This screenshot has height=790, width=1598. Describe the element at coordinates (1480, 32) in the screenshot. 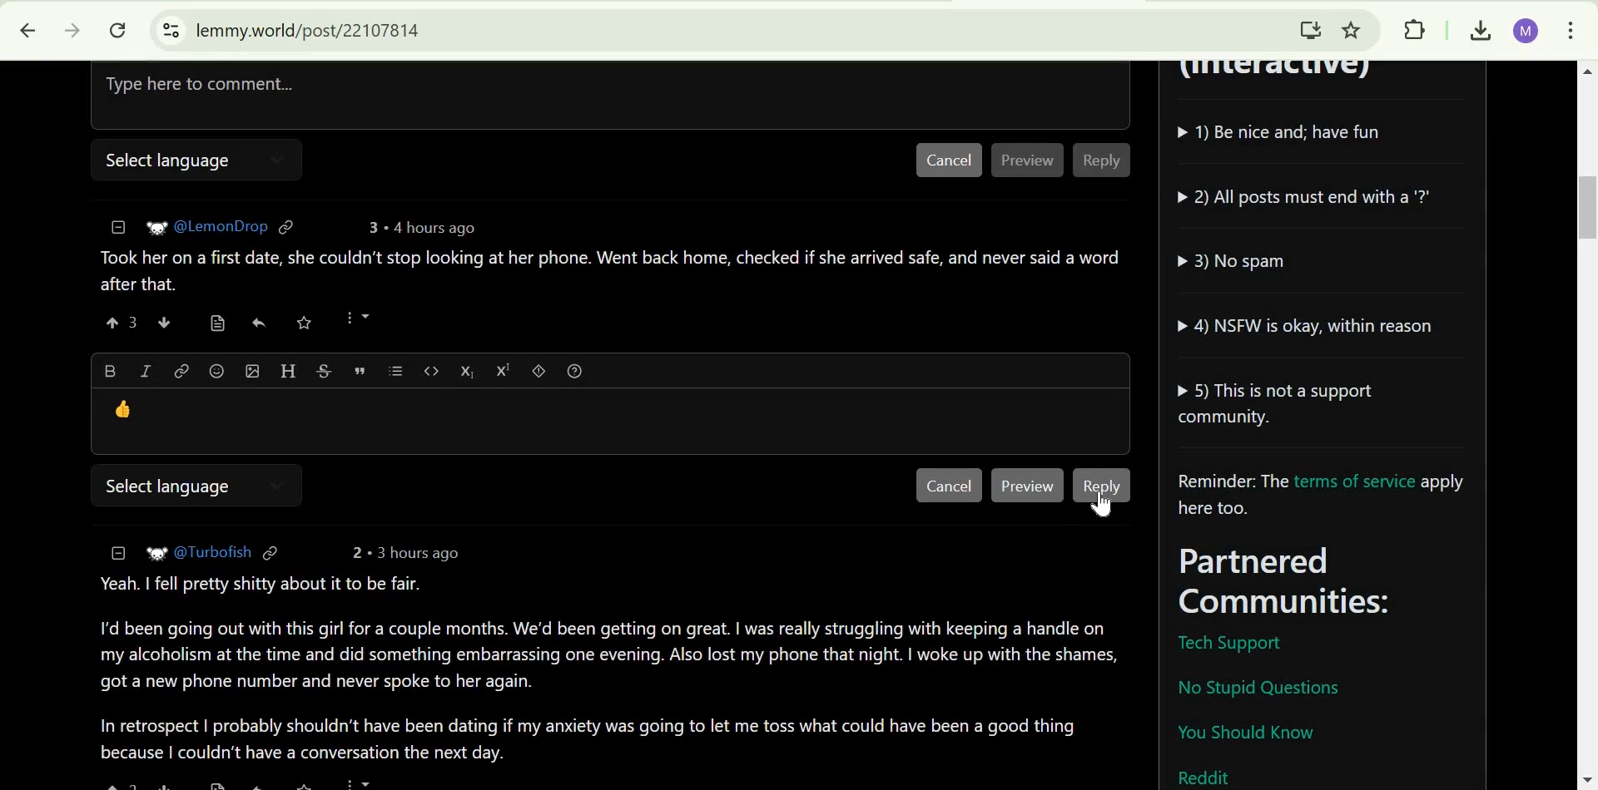

I see `Downloads` at that location.